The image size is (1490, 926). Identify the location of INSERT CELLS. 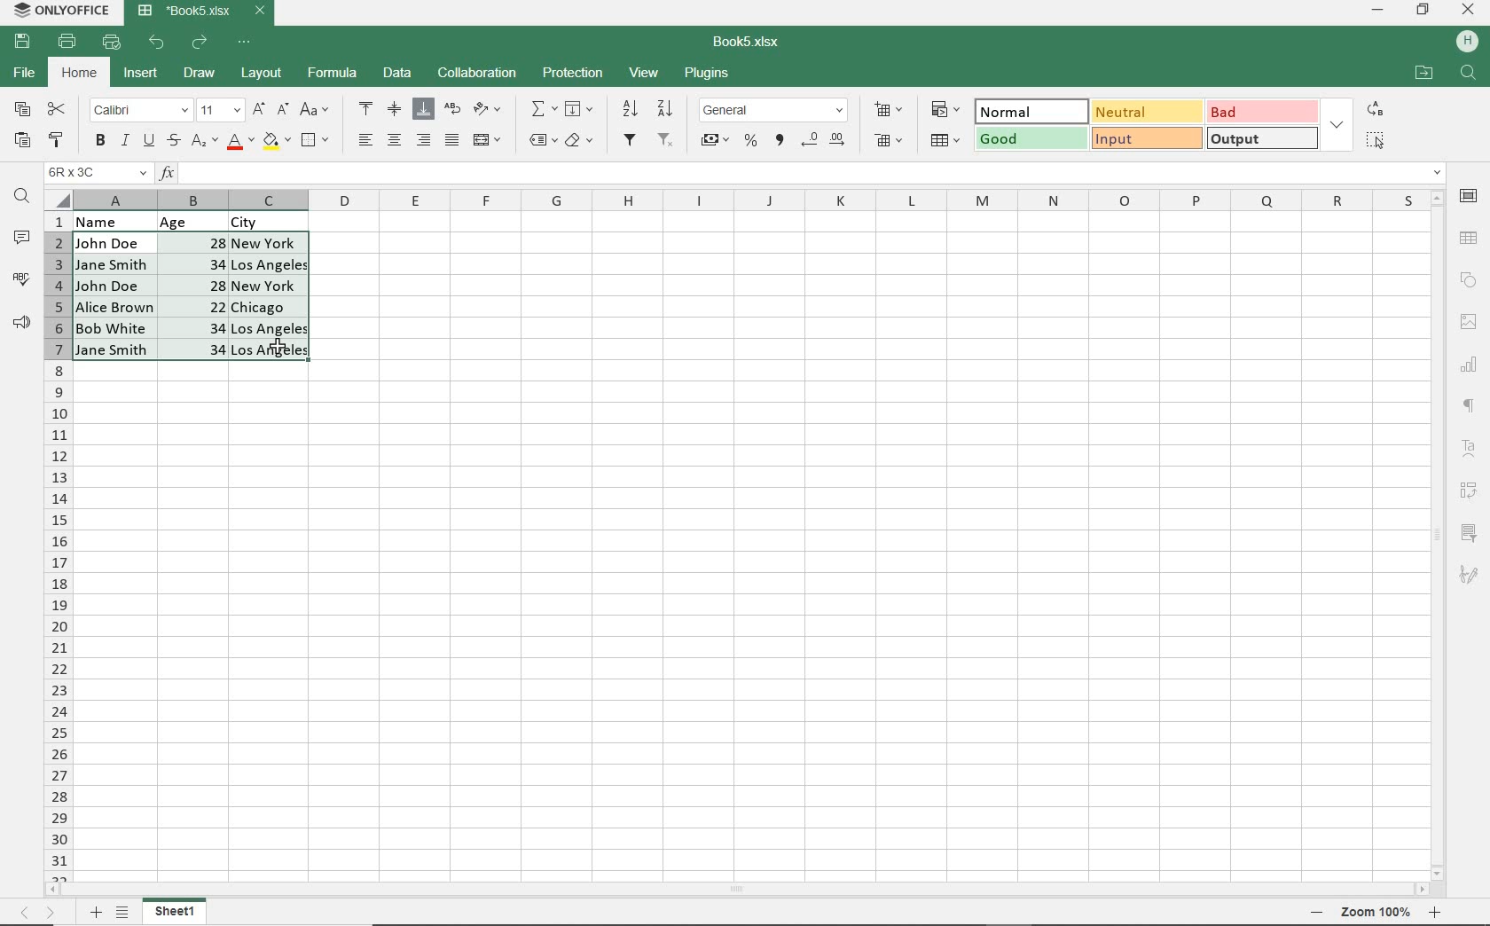
(892, 108).